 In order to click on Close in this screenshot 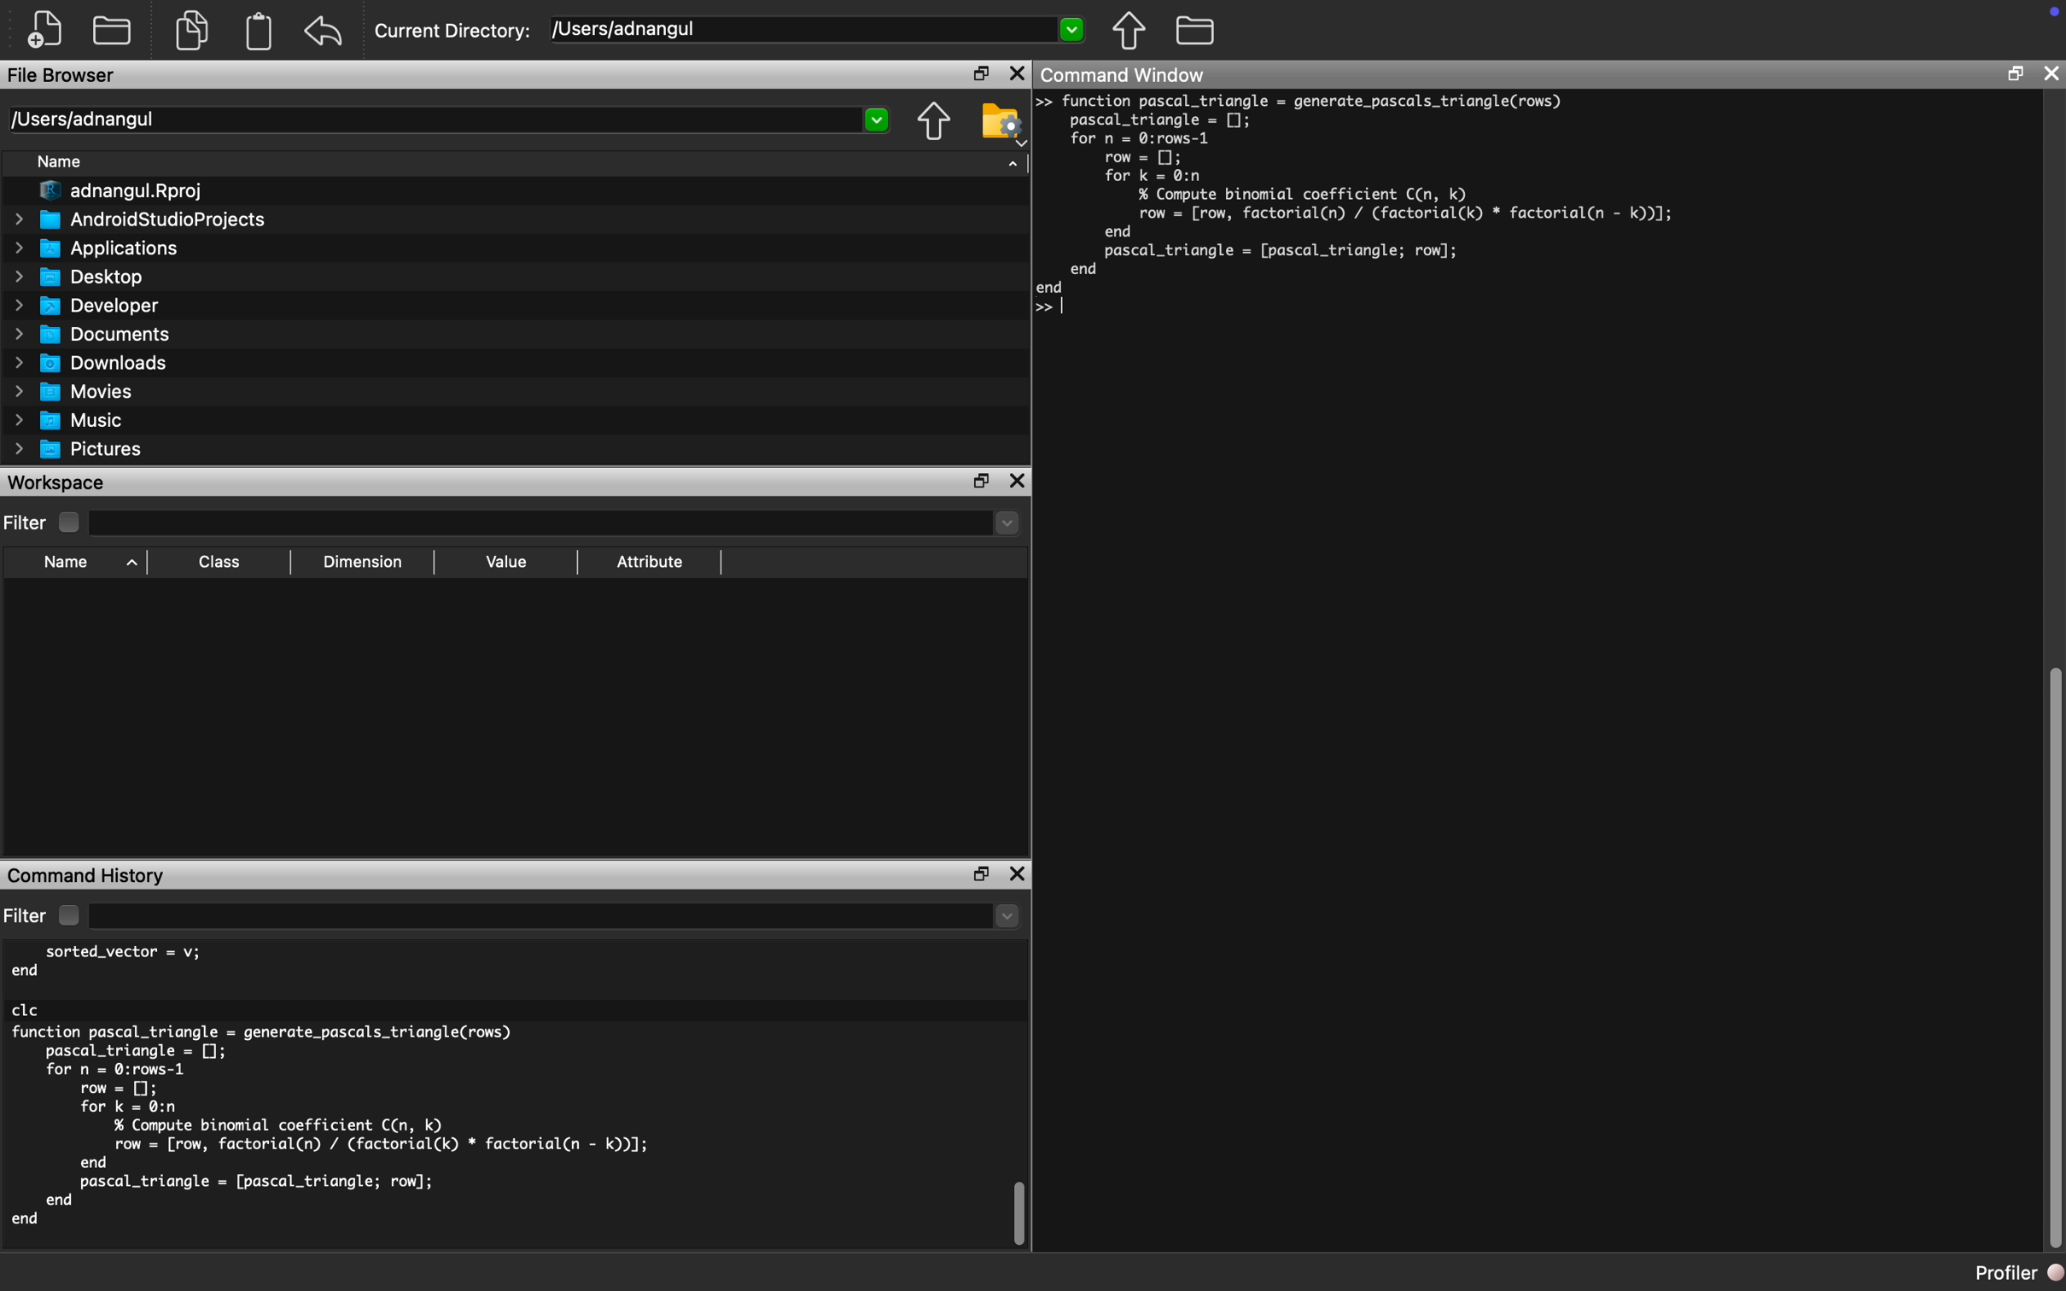, I will do `click(1018, 482)`.